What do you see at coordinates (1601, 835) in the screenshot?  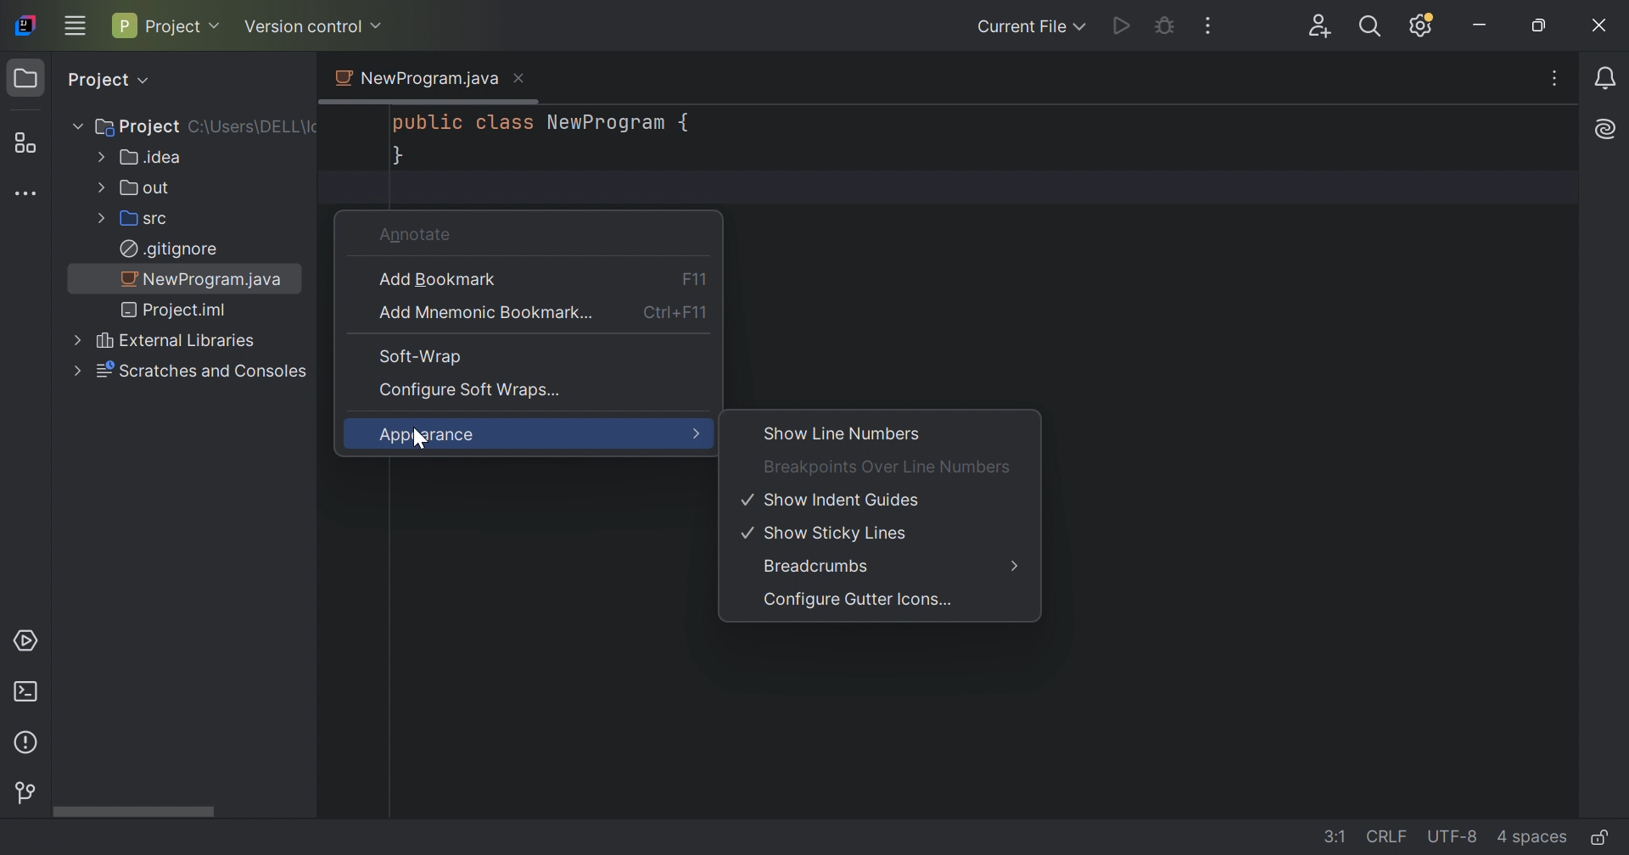 I see `Mark as Read only file` at bounding box center [1601, 835].